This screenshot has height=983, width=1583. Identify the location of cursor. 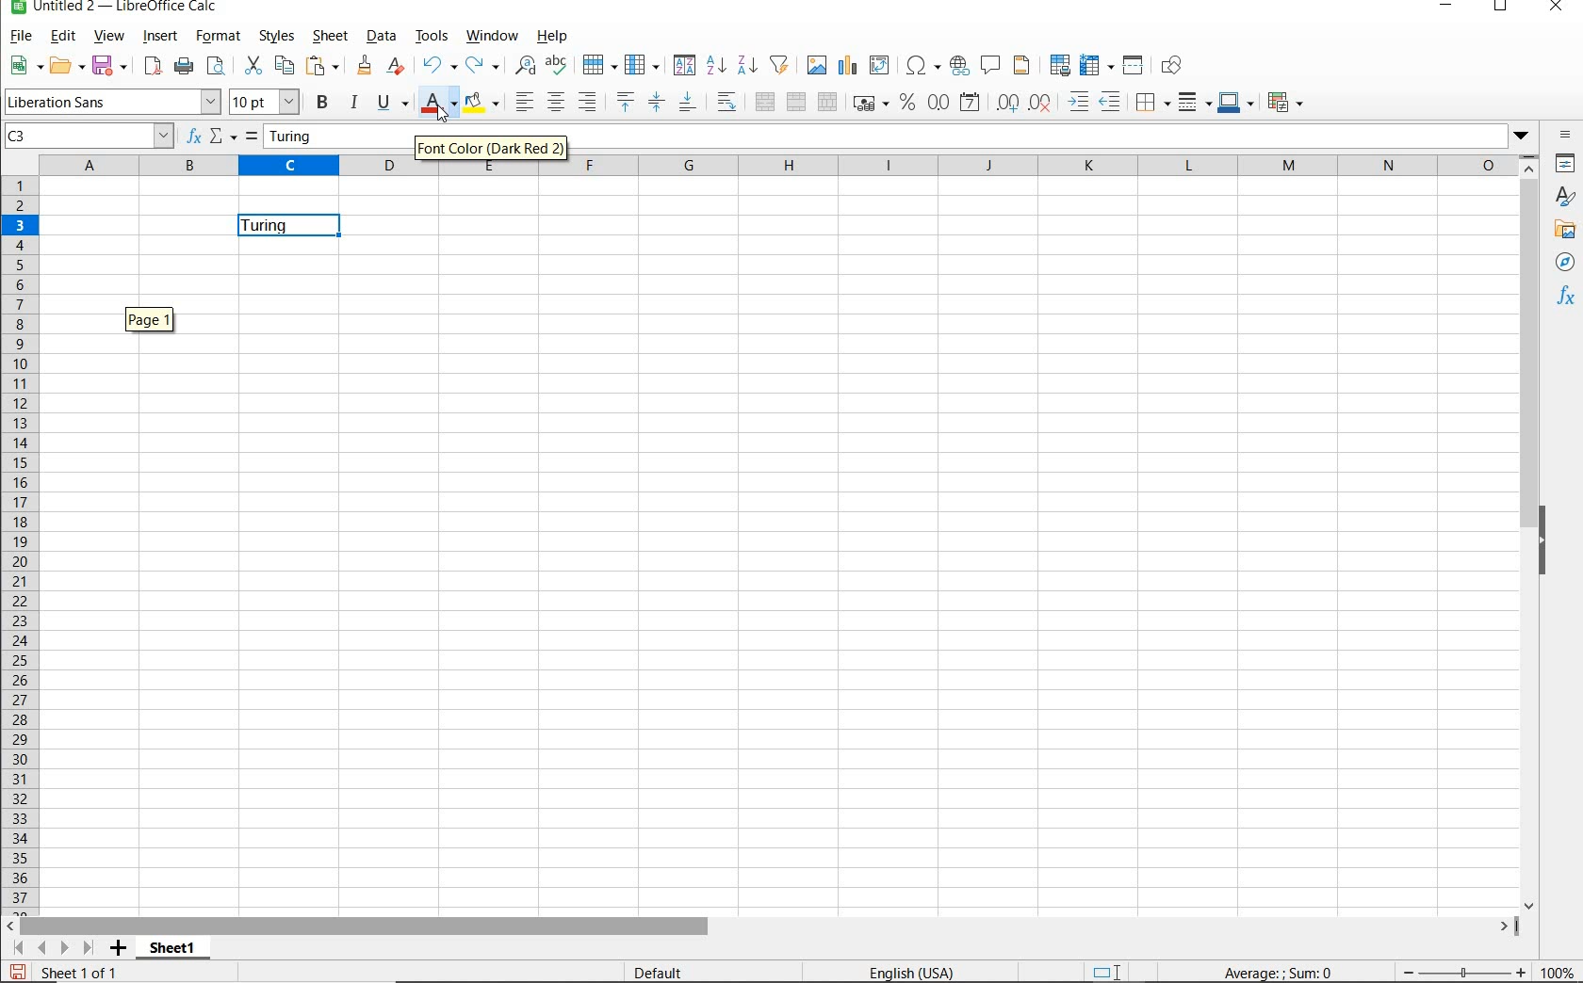
(451, 120).